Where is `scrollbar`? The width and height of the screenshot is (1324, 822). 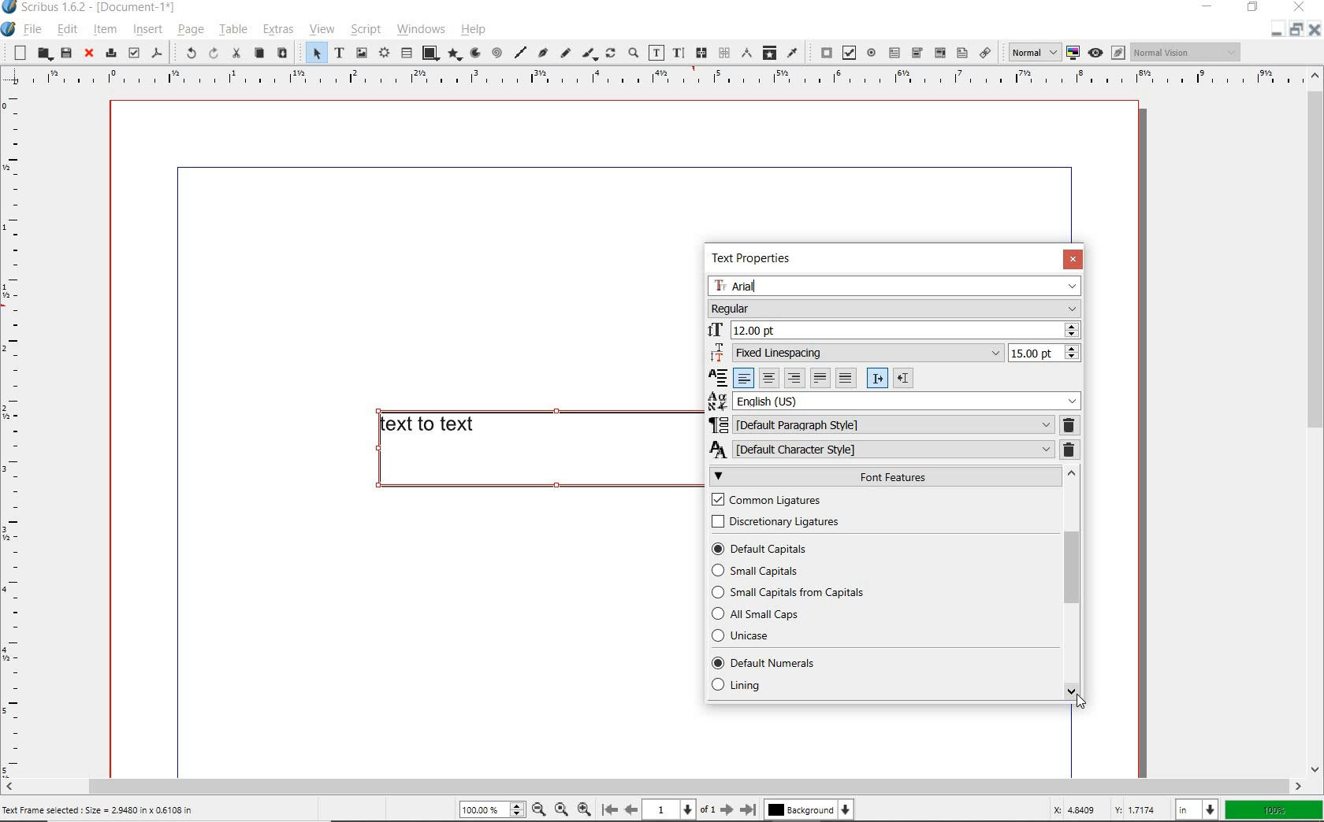
scrollbar is located at coordinates (653, 786).